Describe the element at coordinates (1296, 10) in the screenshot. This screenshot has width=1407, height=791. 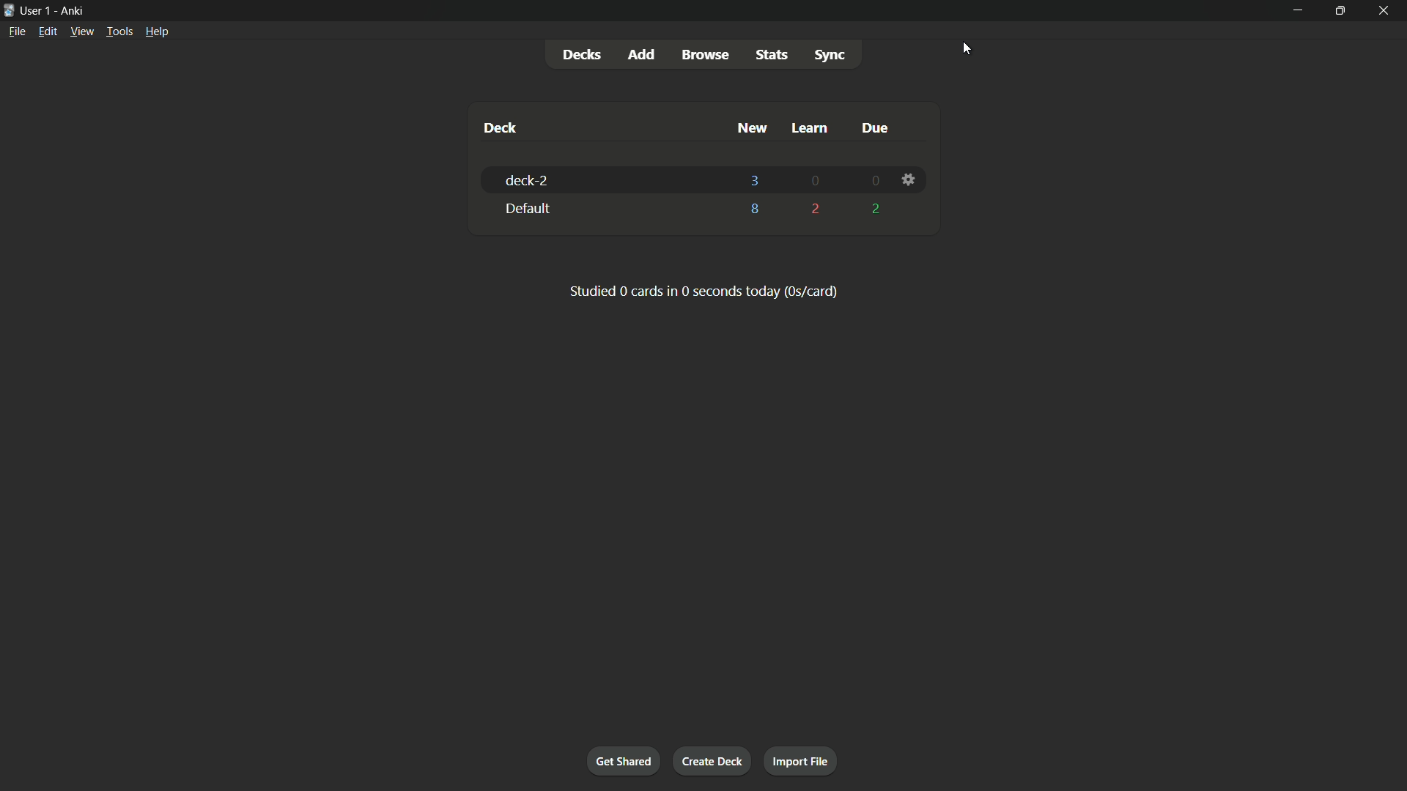
I see `minimize` at that location.